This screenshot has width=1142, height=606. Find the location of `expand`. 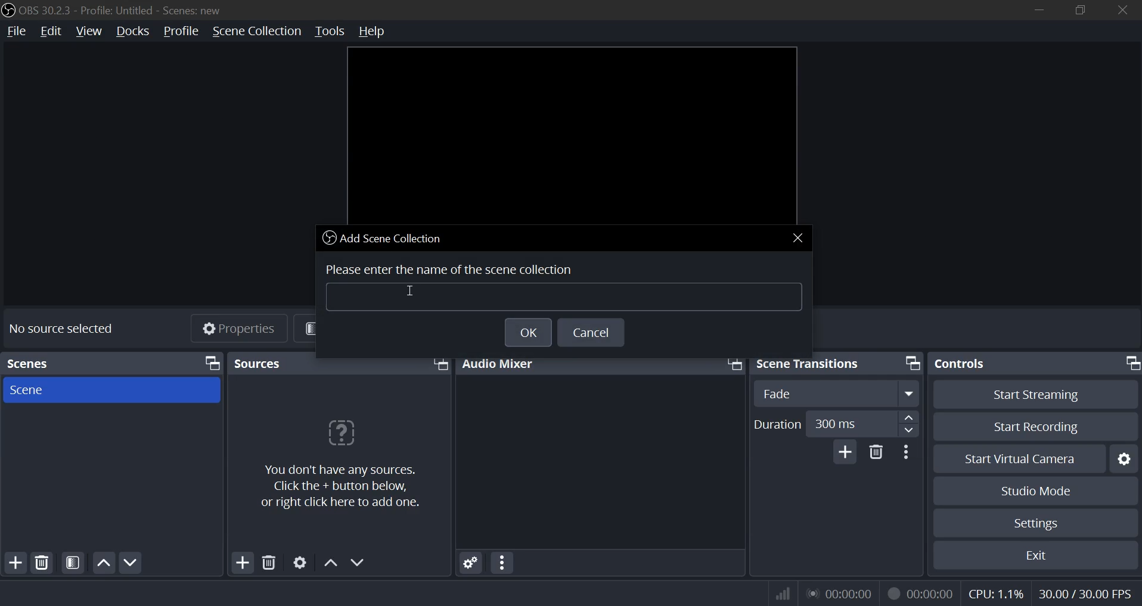

expand is located at coordinates (910, 393).